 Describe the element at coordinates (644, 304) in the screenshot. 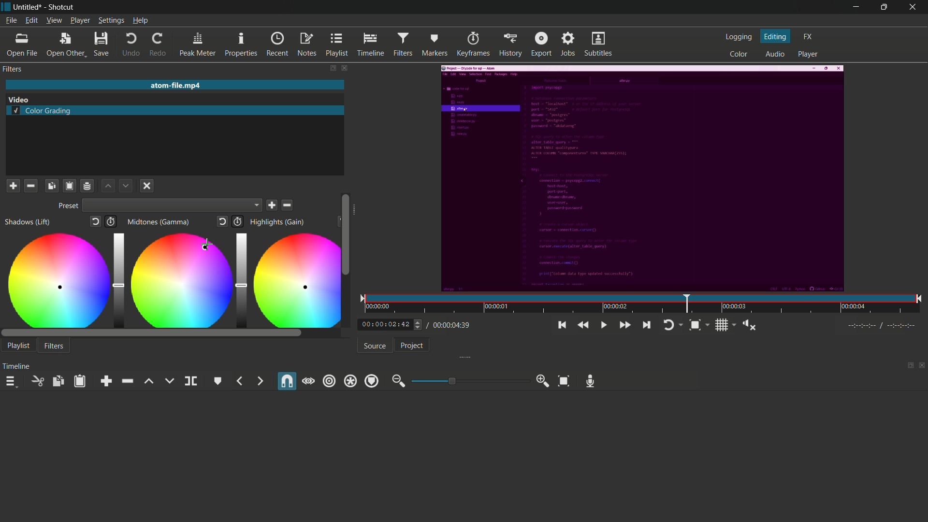

I see `time` at that location.